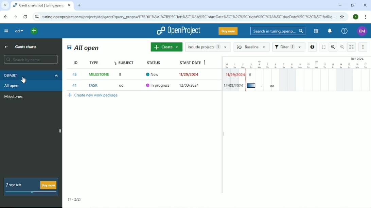 The image size is (371, 208). I want to click on Filter, so click(289, 47).